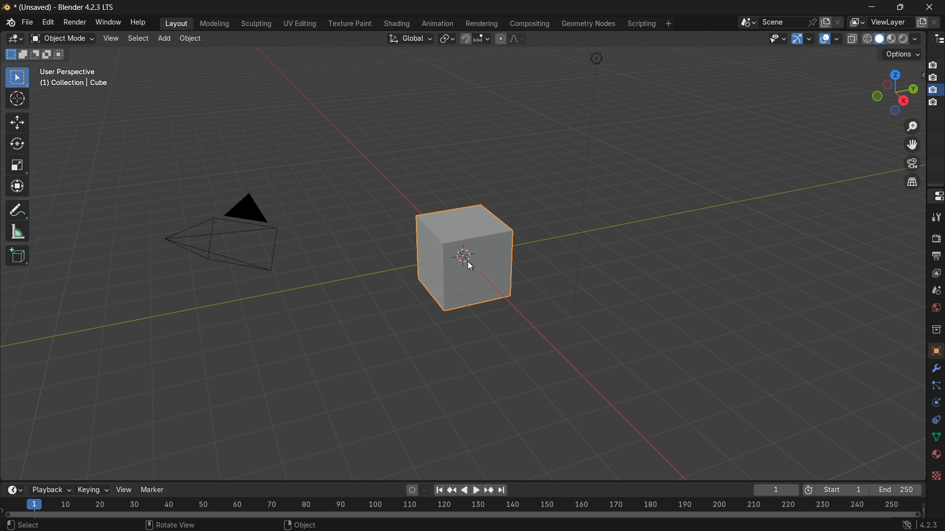  What do you see at coordinates (824, 22) in the screenshot?
I see `new scene` at bounding box center [824, 22].